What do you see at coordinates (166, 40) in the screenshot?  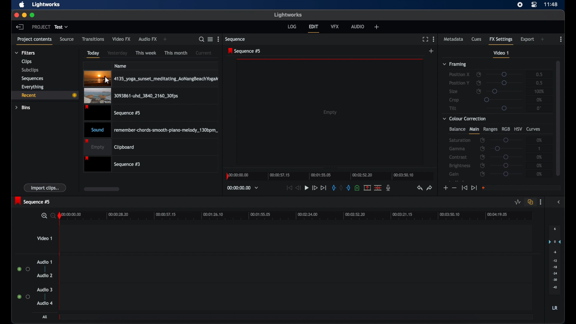 I see `add` at bounding box center [166, 40].